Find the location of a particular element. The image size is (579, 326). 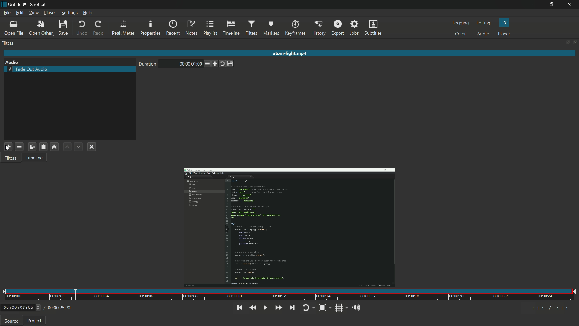

copy checked filters is located at coordinates (32, 146).